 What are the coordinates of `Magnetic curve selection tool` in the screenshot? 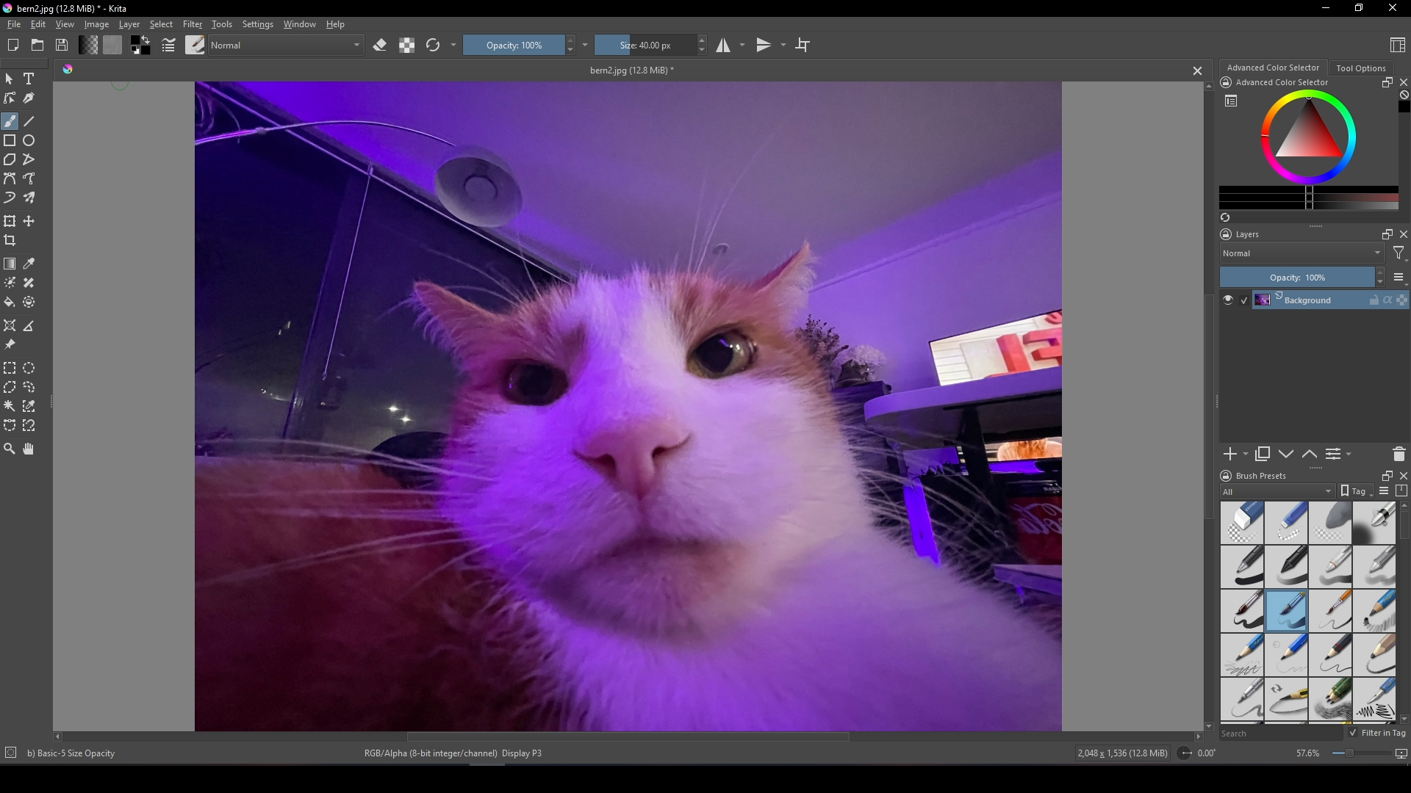 It's located at (29, 425).